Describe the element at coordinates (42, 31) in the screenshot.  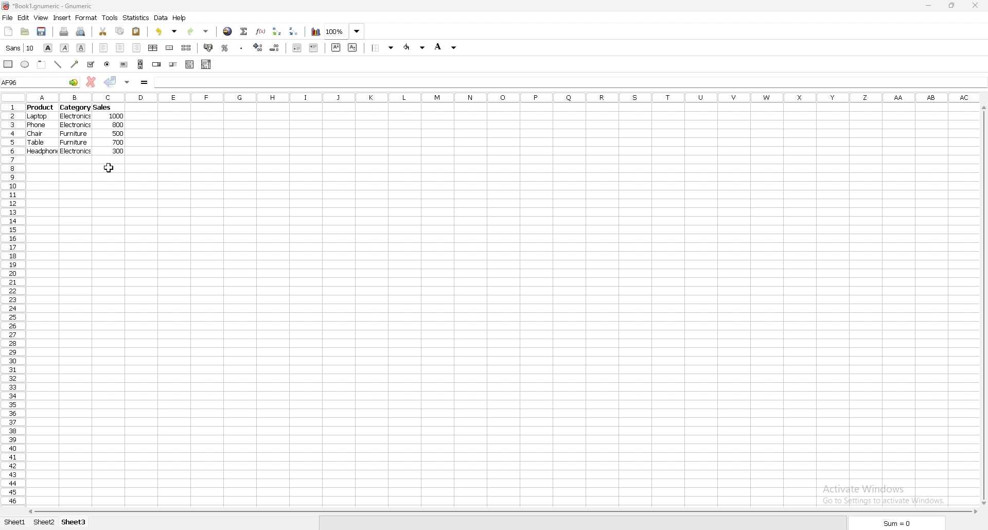
I see `save` at that location.